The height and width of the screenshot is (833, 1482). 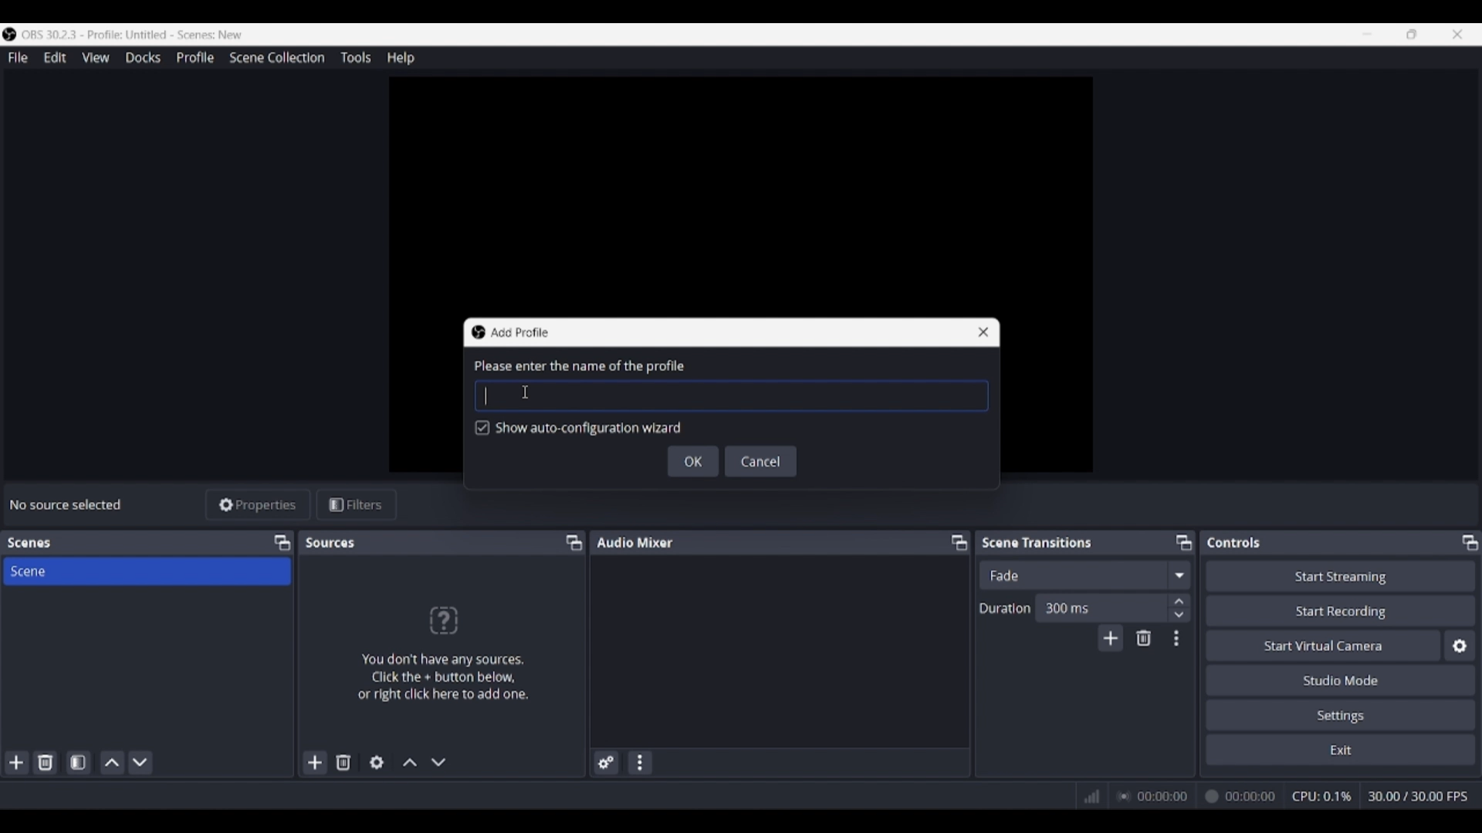 What do you see at coordinates (1234, 542) in the screenshot?
I see `Panel title` at bounding box center [1234, 542].